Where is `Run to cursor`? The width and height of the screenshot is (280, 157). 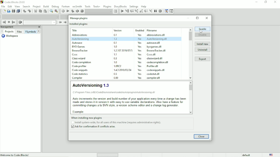
Run to cursor is located at coordinates (127, 11).